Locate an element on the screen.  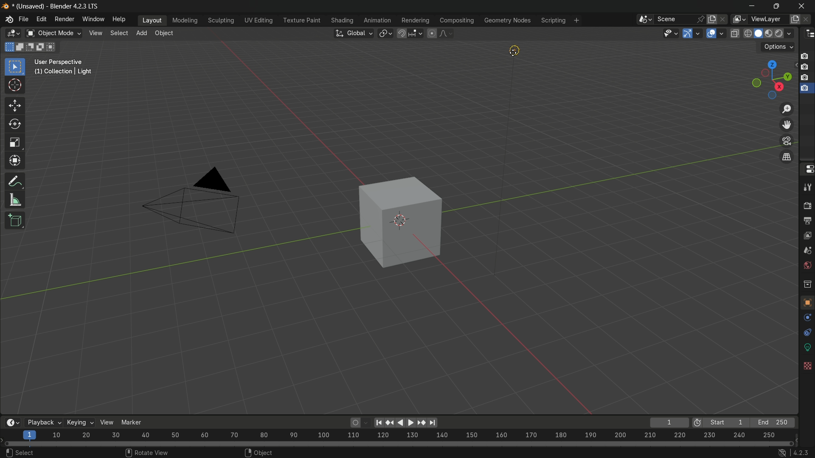
constraints is located at coordinates (807, 363).